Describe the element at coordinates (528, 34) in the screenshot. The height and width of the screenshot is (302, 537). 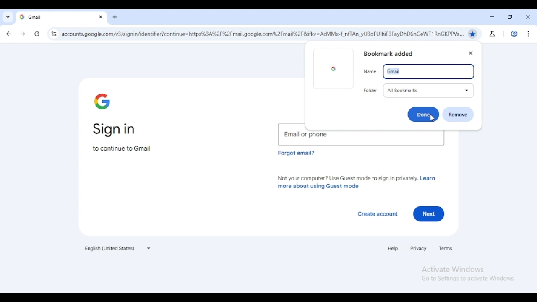
I see `customize and control chromium` at that location.